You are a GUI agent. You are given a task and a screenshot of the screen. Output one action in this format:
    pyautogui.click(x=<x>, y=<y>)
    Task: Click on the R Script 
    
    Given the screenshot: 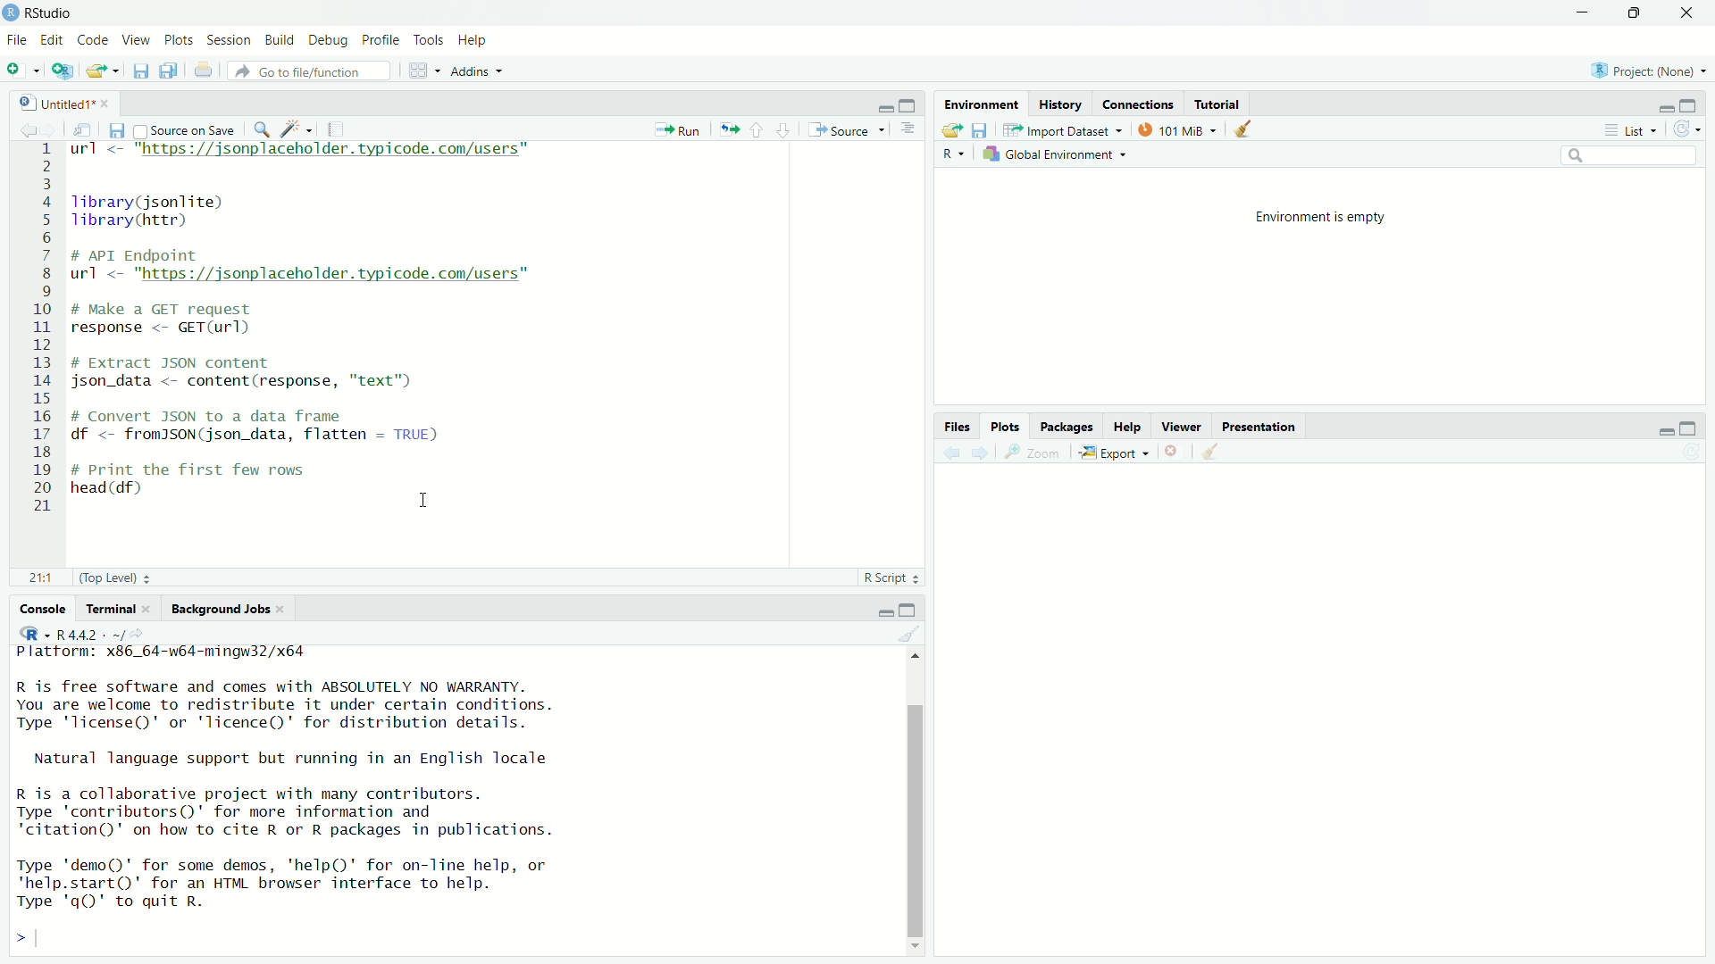 What is the action you would take?
    pyautogui.click(x=891, y=578)
    